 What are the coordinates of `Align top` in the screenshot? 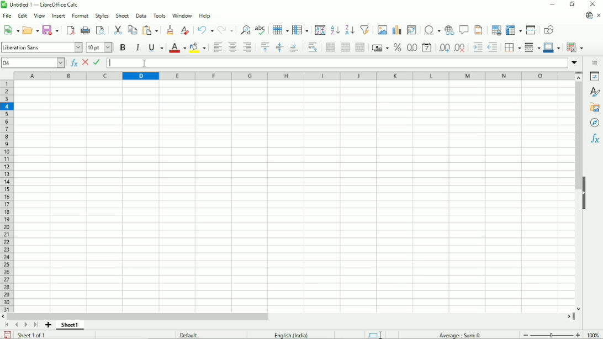 It's located at (266, 47).